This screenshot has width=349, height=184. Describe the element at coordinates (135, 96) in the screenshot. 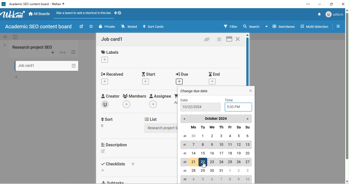

I see `members` at that location.